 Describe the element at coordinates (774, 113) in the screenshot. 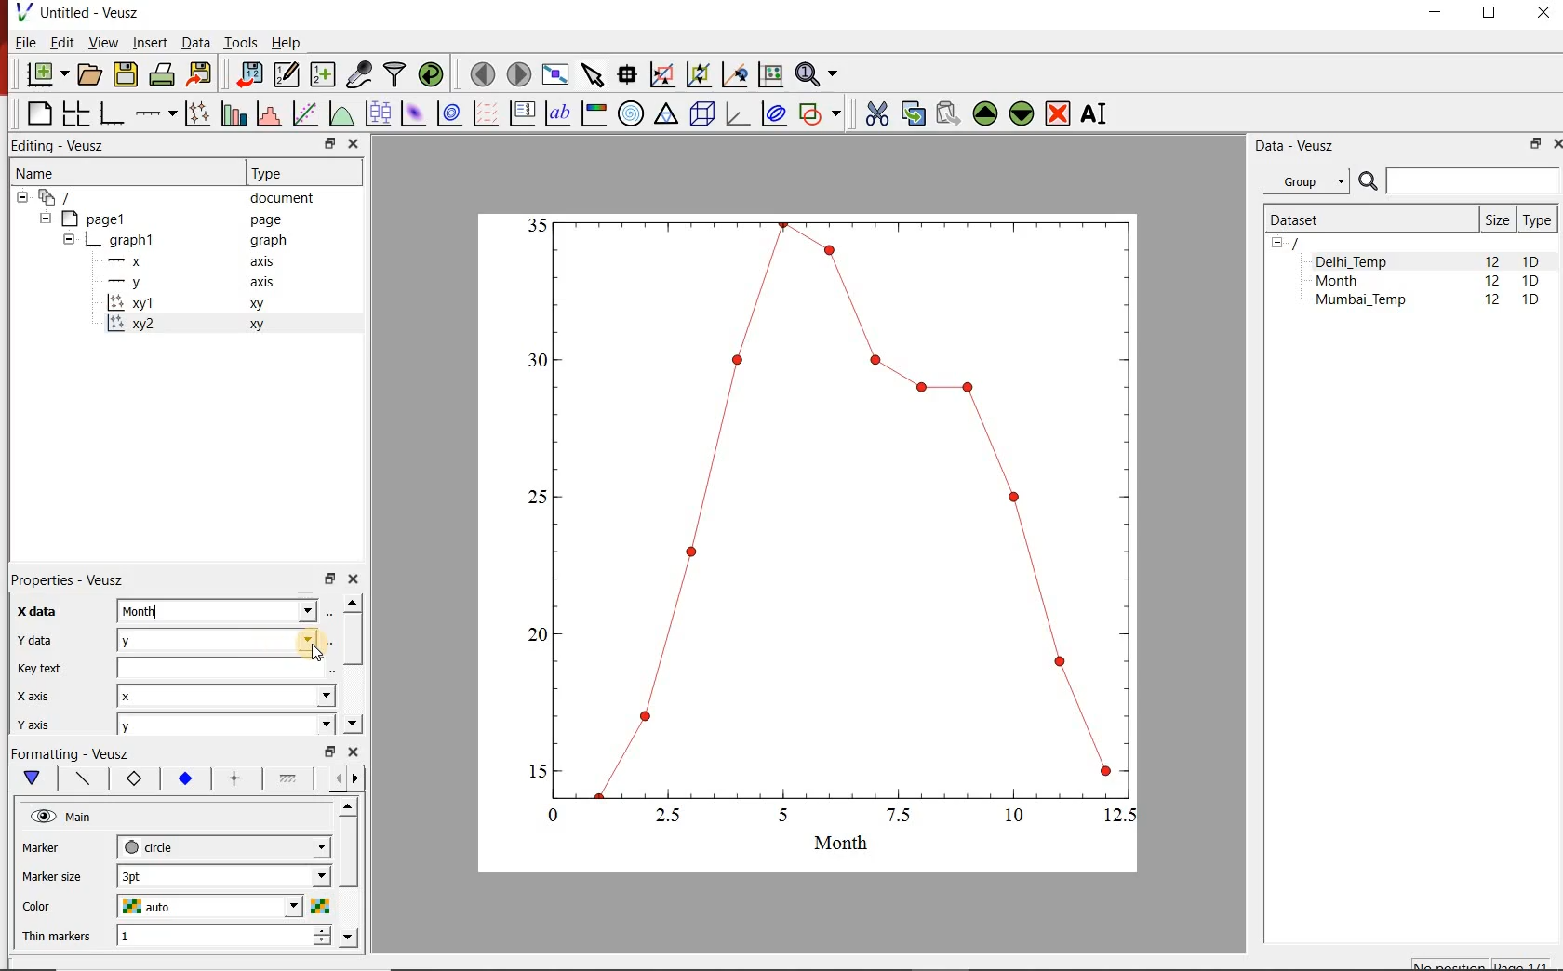

I see `plot covariance ellipses` at that location.